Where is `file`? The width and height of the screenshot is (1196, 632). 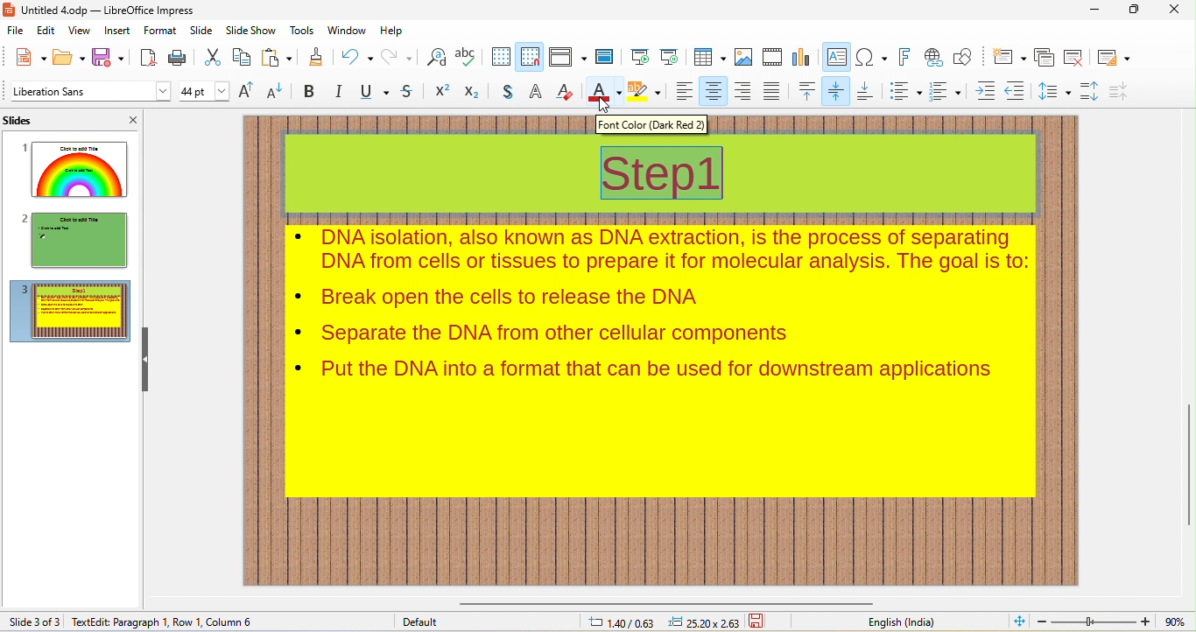
file is located at coordinates (17, 31).